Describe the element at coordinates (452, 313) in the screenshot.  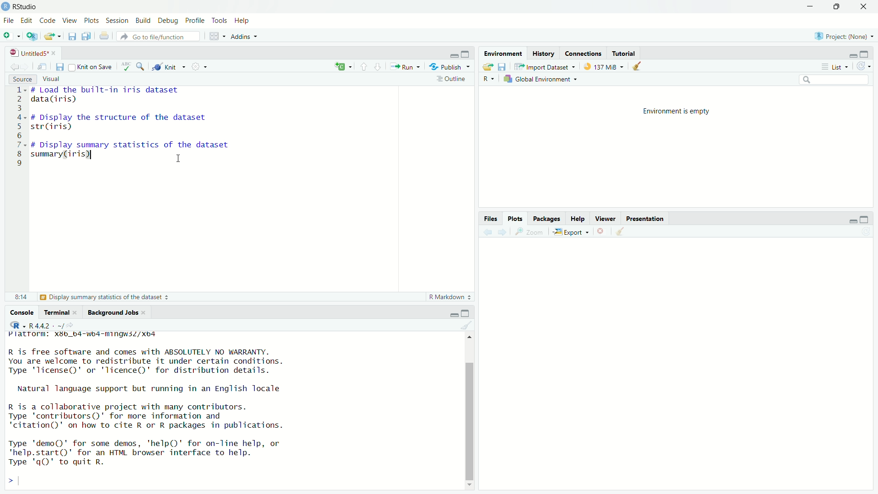
I see `Hide` at that location.